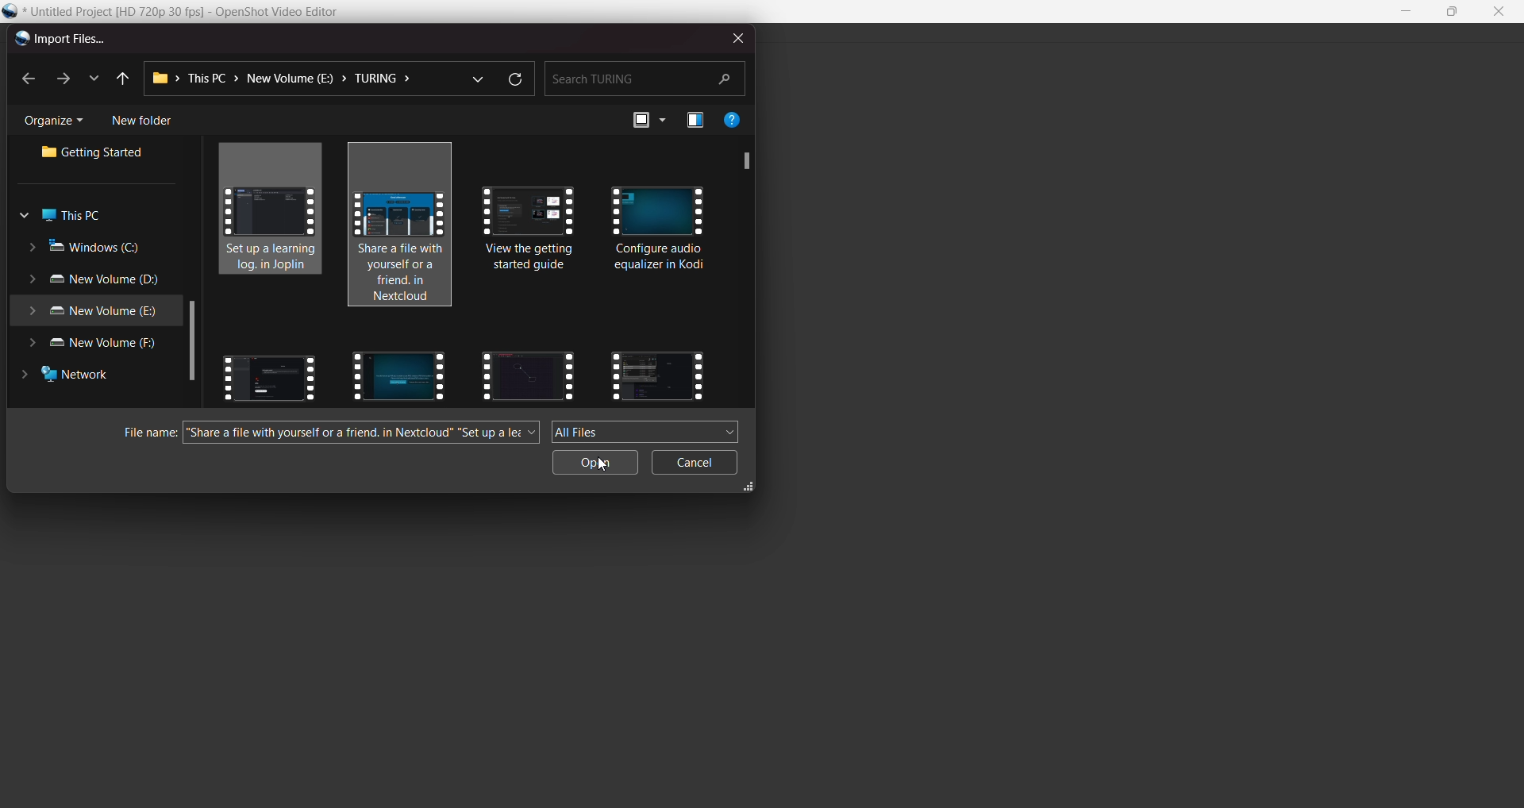 The height and width of the screenshot is (808, 1524). What do you see at coordinates (734, 37) in the screenshot?
I see `close dialog` at bounding box center [734, 37].